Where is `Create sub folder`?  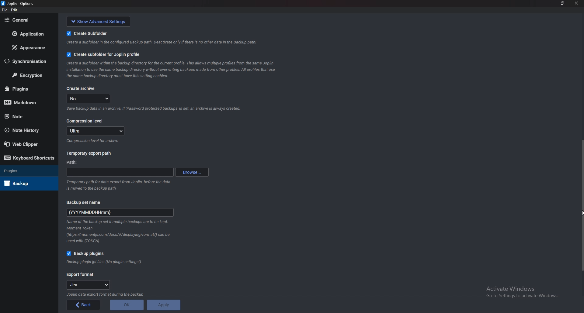 Create sub folder is located at coordinates (89, 34).